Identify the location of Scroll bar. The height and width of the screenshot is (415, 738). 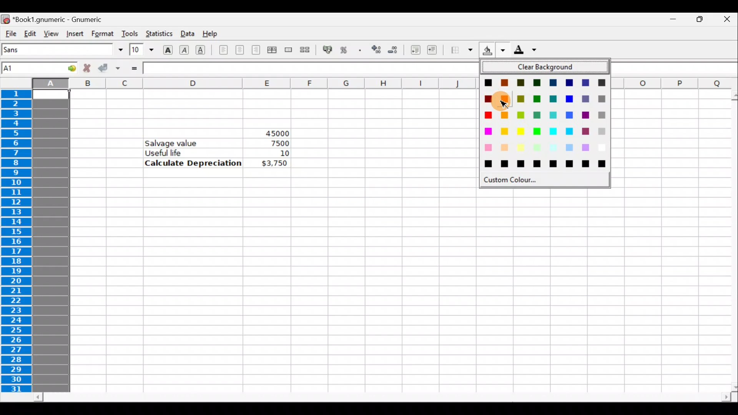
(383, 397).